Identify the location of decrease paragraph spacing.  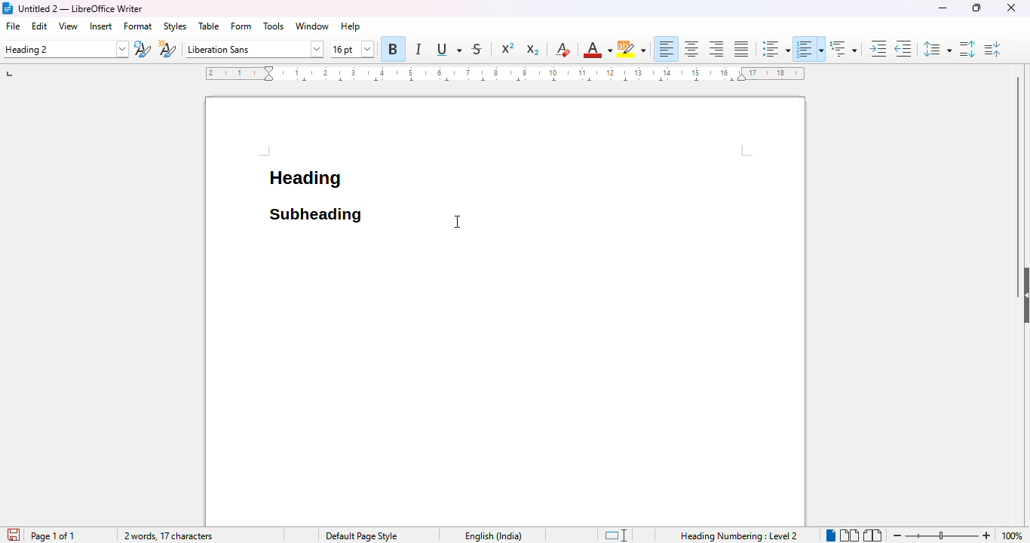
(992, 49).